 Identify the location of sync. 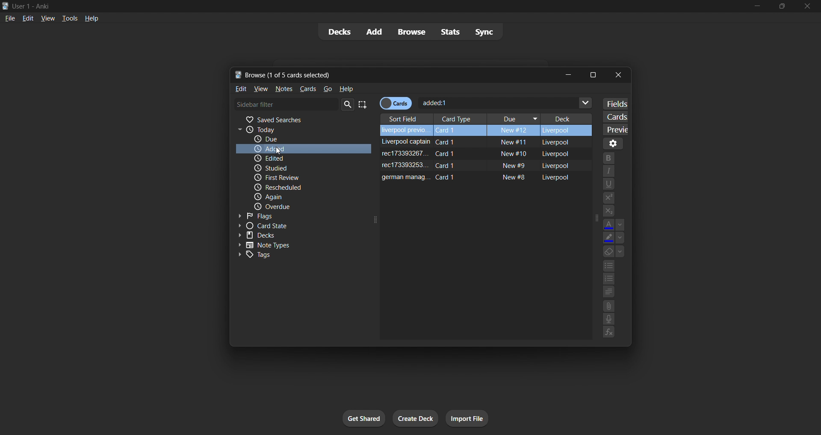
(486, 34).